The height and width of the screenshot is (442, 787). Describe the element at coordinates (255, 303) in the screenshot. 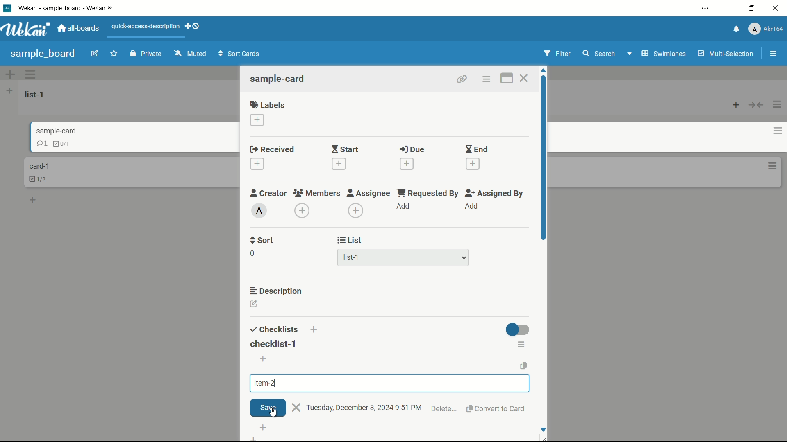

I see `edit description` at that location.